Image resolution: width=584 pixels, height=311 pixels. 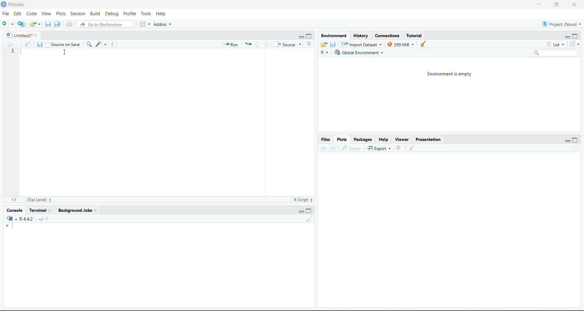 What do you see at coordinates (78, 13) in the screenshot?
I see `Session` at bounding box center [78, 13].